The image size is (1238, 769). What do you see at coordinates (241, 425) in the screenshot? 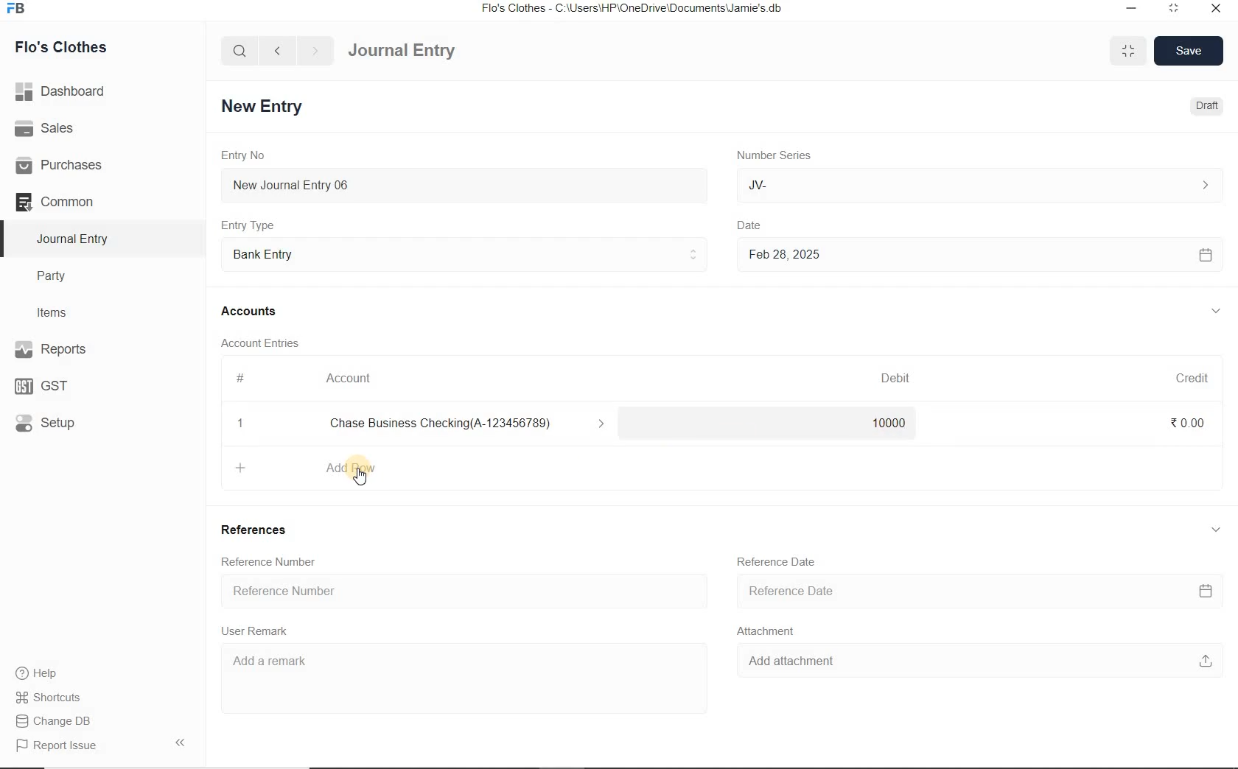
I see `1` at bounding box center [241, 425].